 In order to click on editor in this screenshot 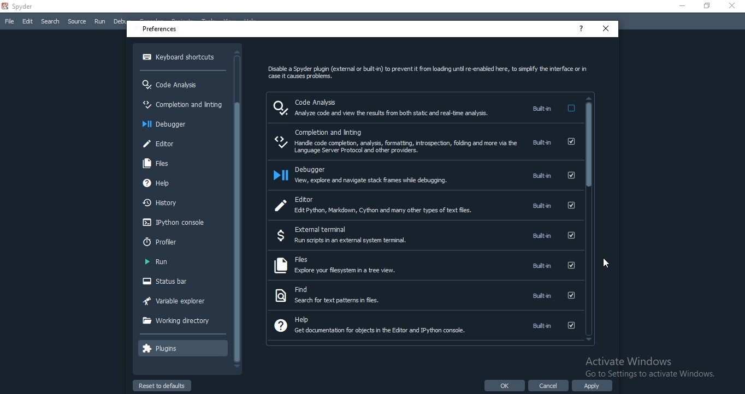, I will do `click(427, 204)`.